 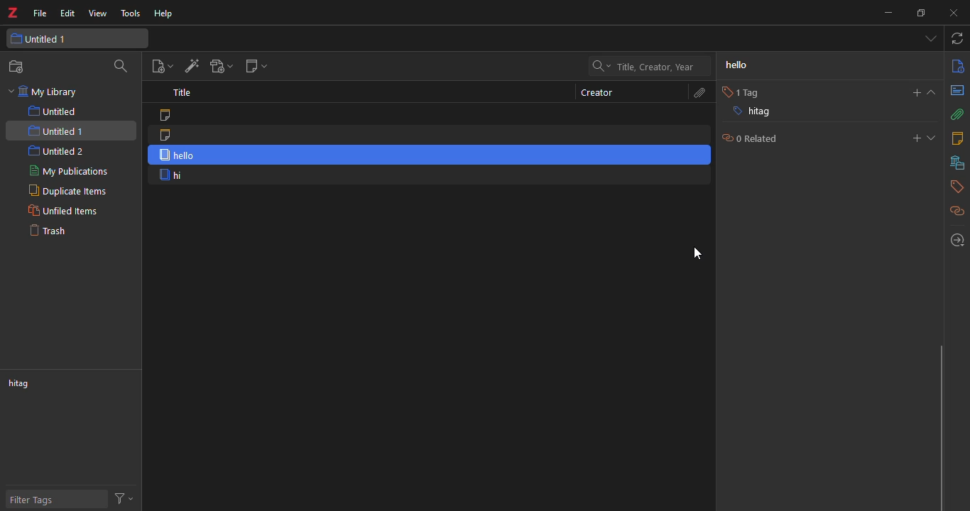 What do you see at coordinates (67, 13) in the screenshot?
I see `edit` at bounding box center [67, 13].